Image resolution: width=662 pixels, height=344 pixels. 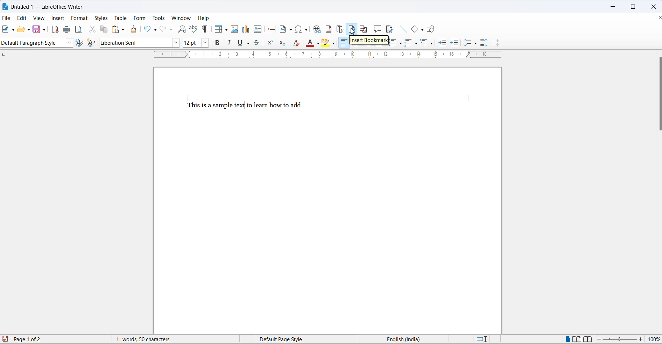 What do you see at coordinates (6, 18) in the screenshot?
I see `file` at bounding box center [6, 18].